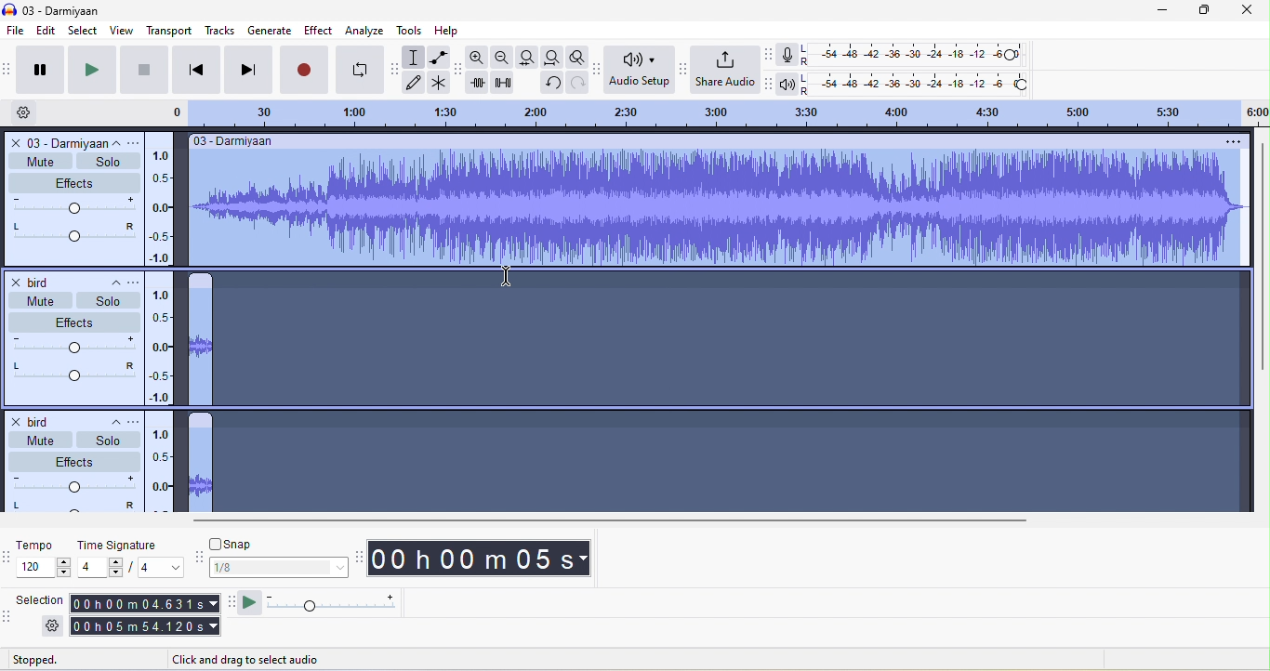 The width and height of the screenshot is (1270, 671). I want to click on snap, so click(280, 546).